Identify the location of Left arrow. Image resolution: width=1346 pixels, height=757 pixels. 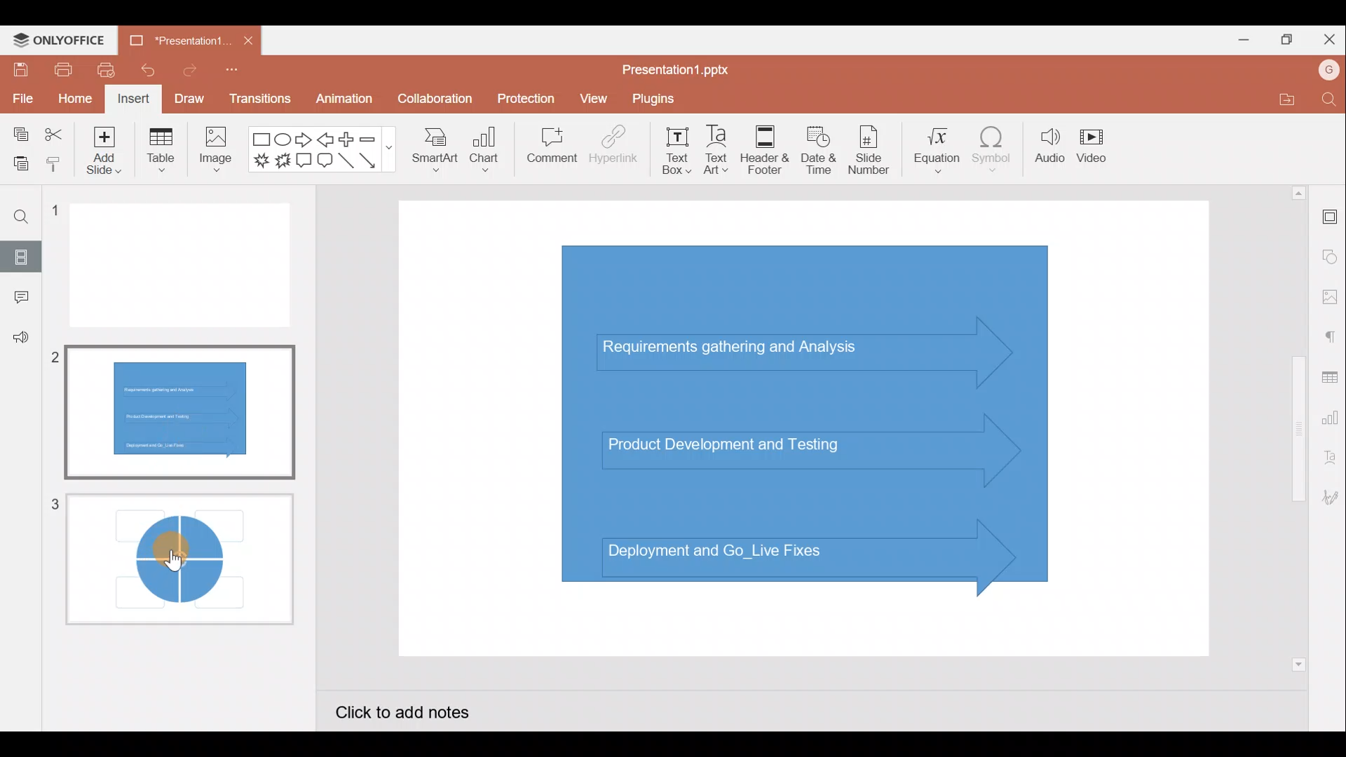
(325, 140).